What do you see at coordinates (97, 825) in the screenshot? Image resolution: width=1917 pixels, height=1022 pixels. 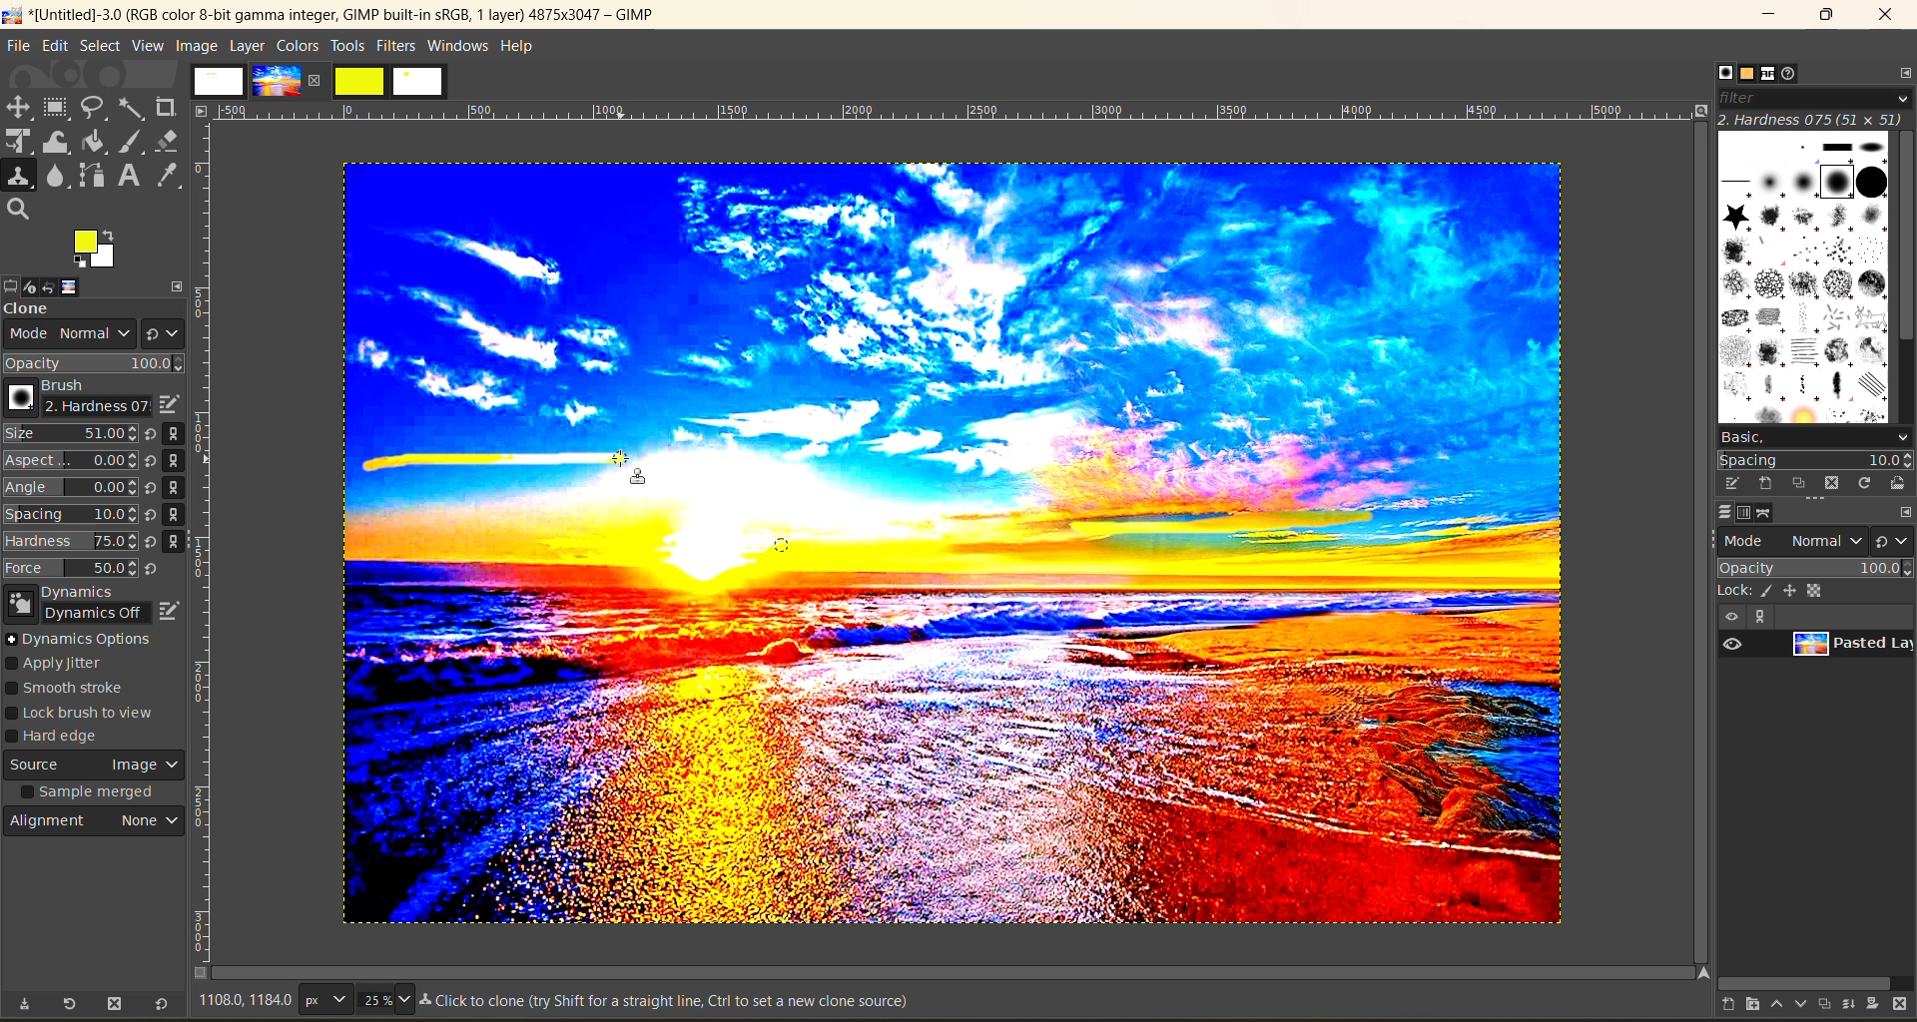 I see `alignment` at bounding box center [97, 825].